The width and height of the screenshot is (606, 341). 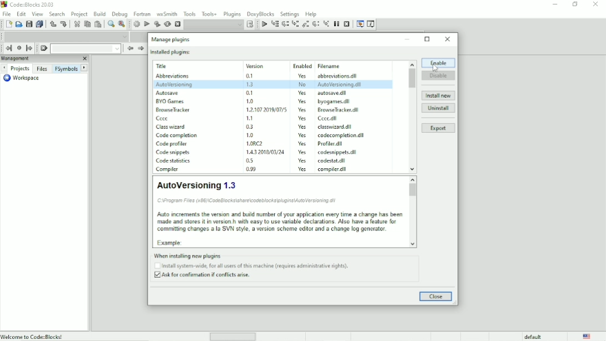 What do you see at coordinates (20, 68) in the screenshot?
I see `Projects` at bounding box center [20, 68].